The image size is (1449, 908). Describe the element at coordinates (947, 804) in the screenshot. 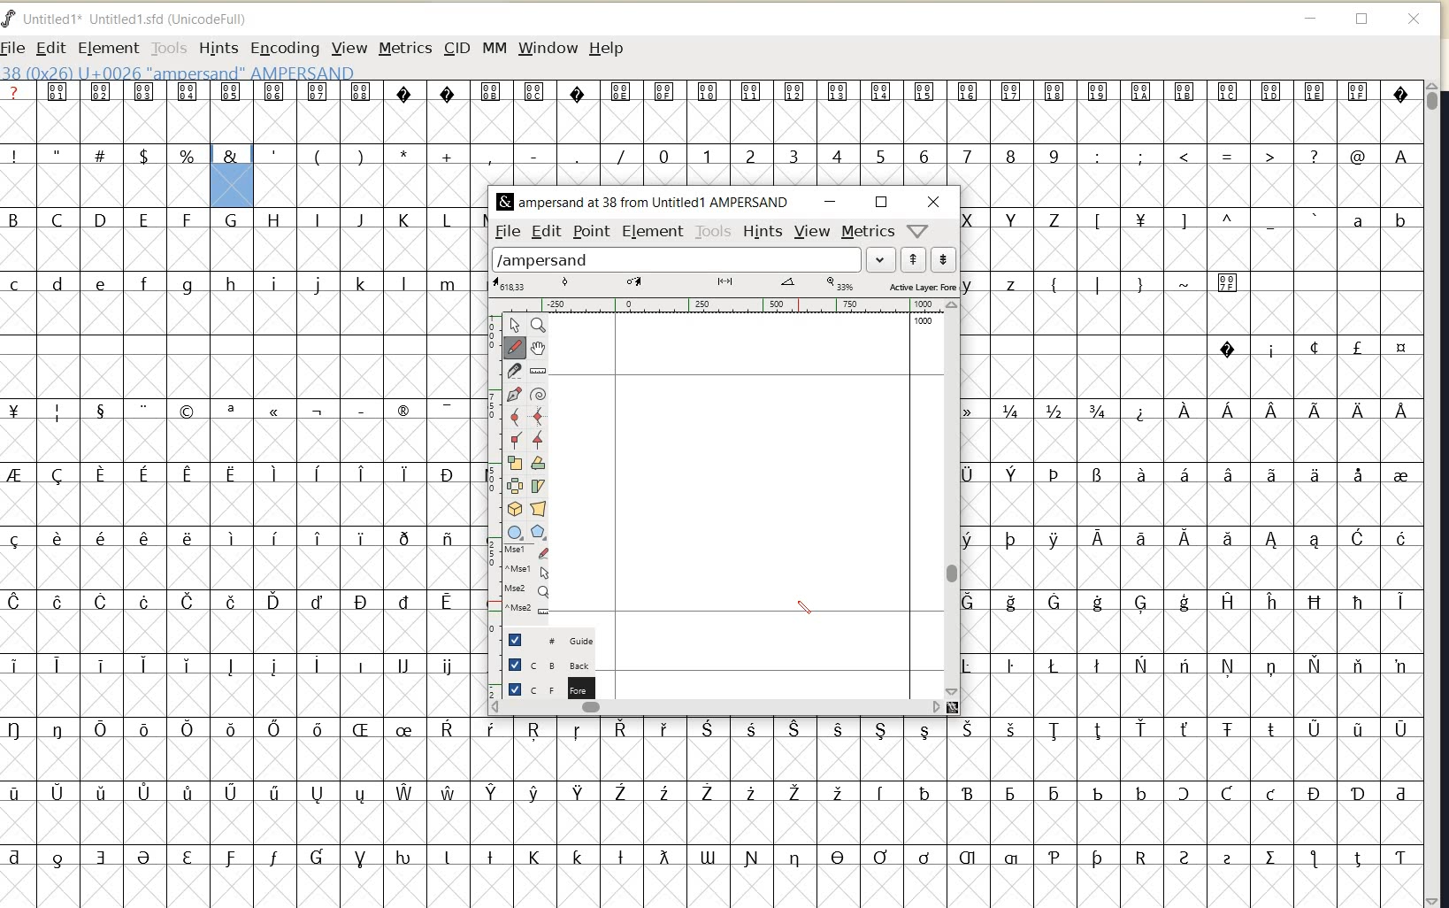

I see `glyph characters` at that location.